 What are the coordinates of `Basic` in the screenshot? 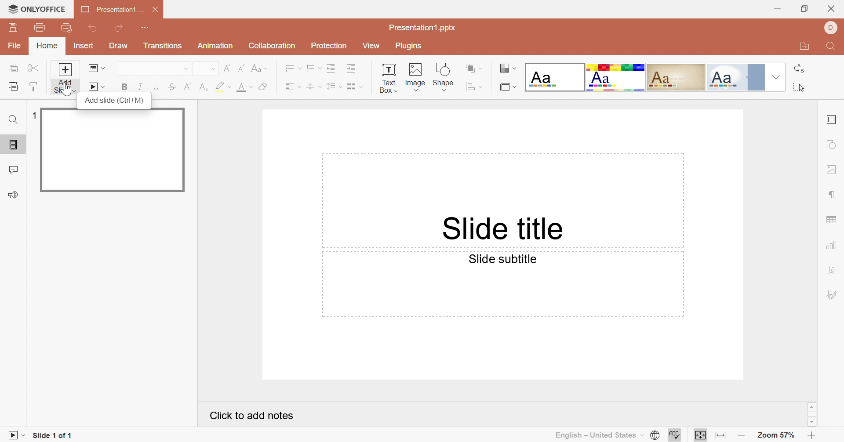 It's located at (615, 77).